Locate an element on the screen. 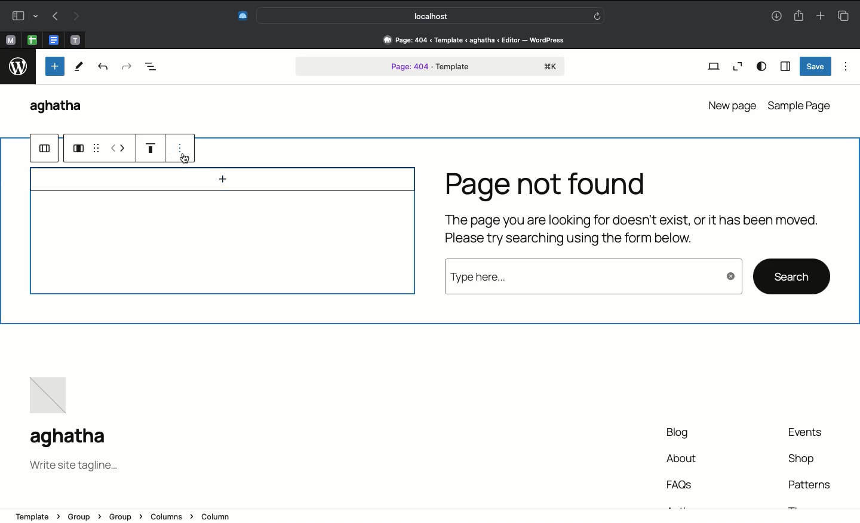 The image size is (860, 523). New page is located at coordinates (730, 104).